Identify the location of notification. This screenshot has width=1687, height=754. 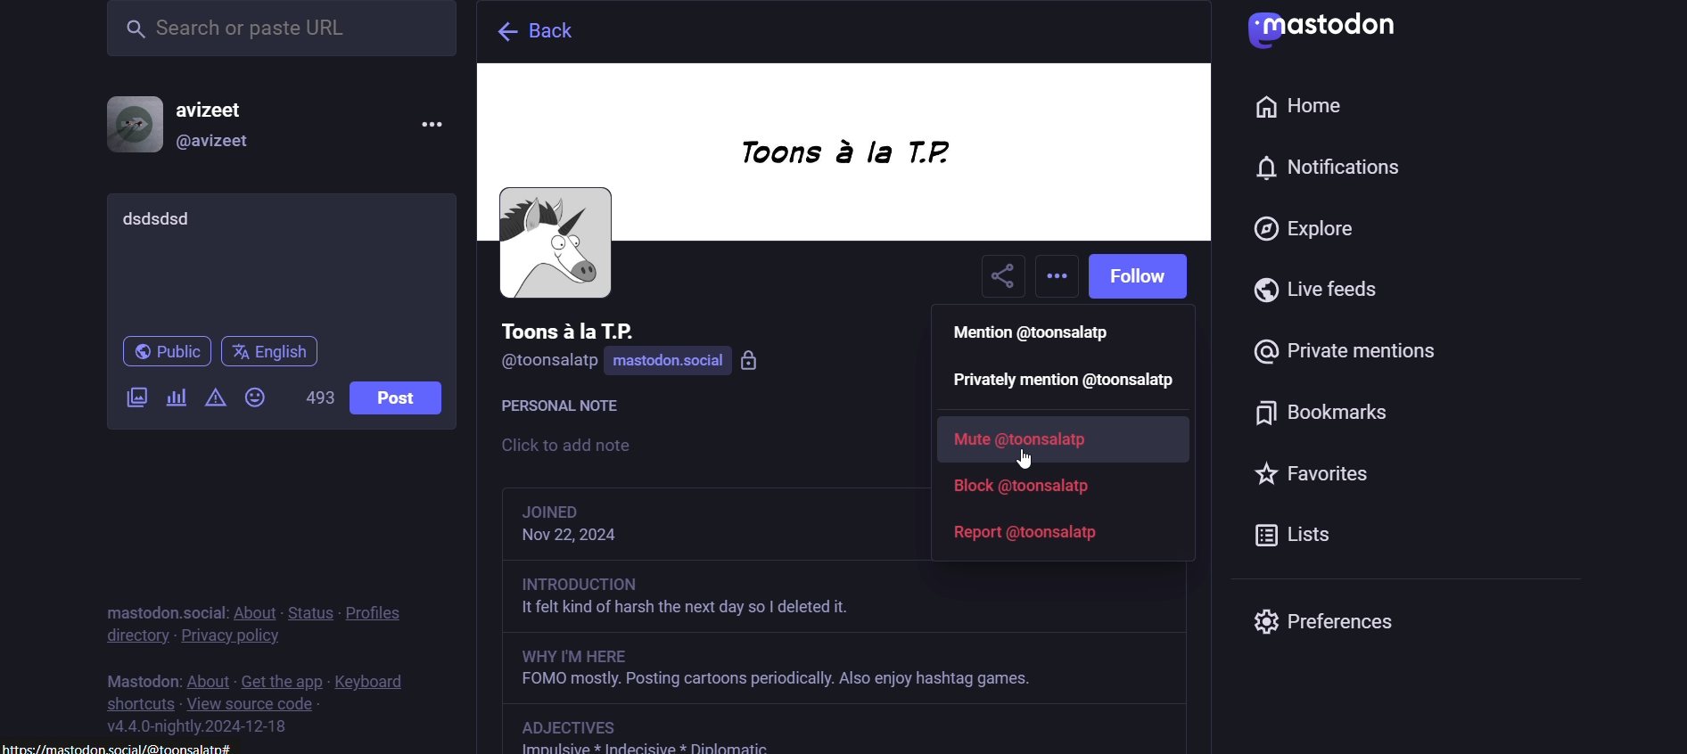
(1321, 175).